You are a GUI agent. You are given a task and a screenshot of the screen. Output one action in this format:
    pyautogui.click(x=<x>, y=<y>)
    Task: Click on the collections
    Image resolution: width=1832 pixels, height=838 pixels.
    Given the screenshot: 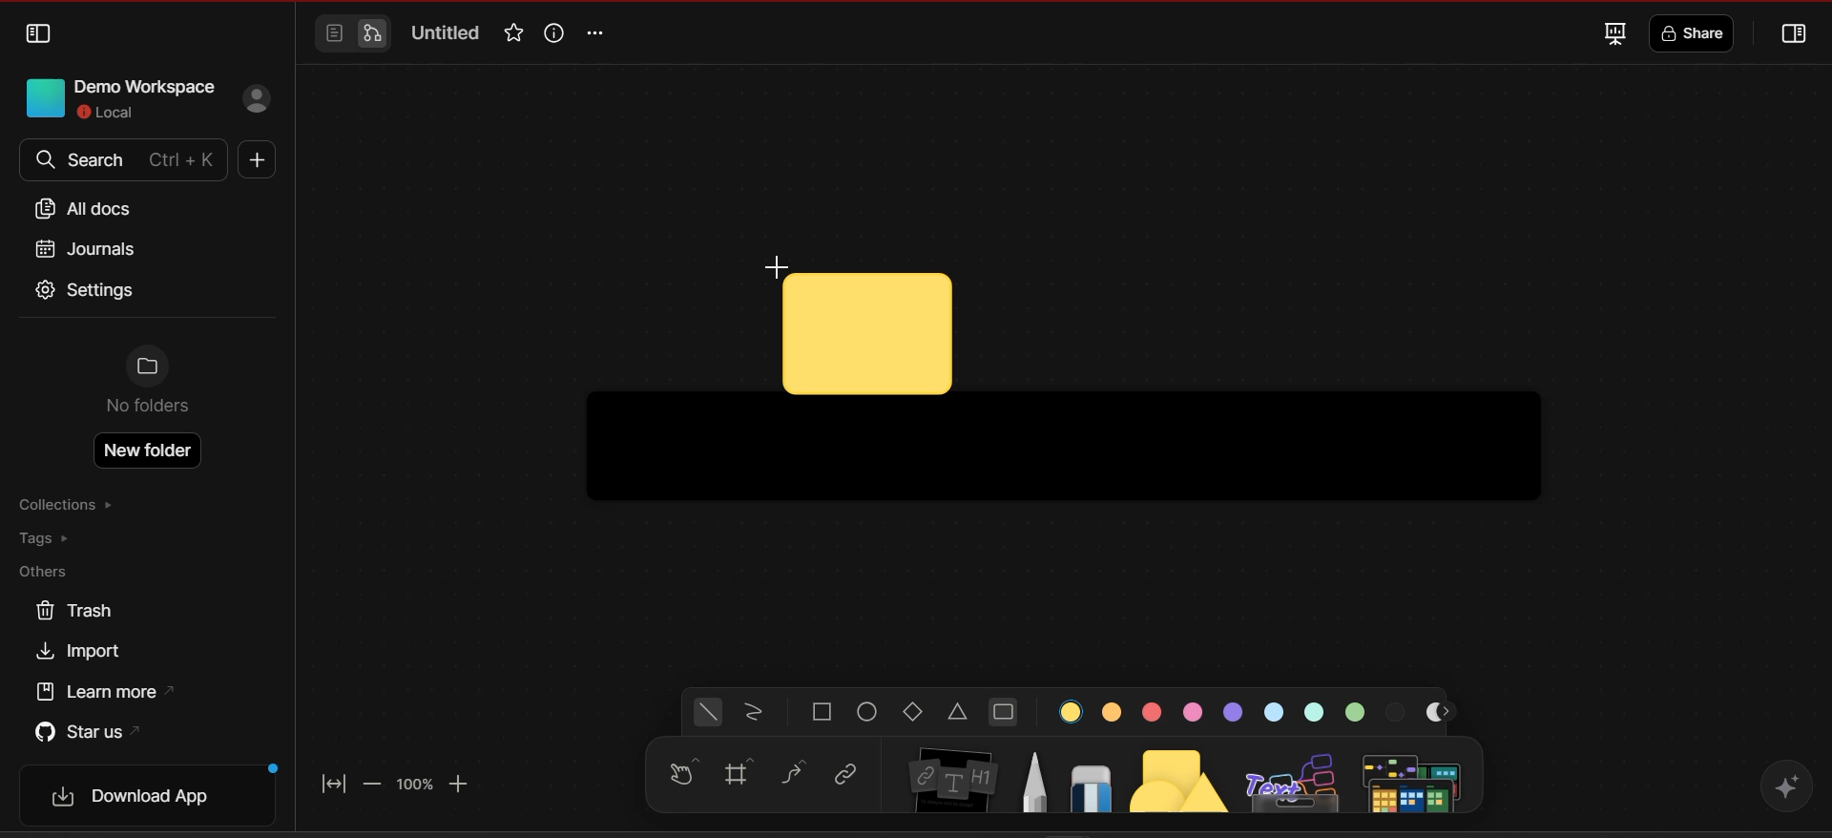 What is the action you would take?
    pyautogui.click(x=70, y=506)
    